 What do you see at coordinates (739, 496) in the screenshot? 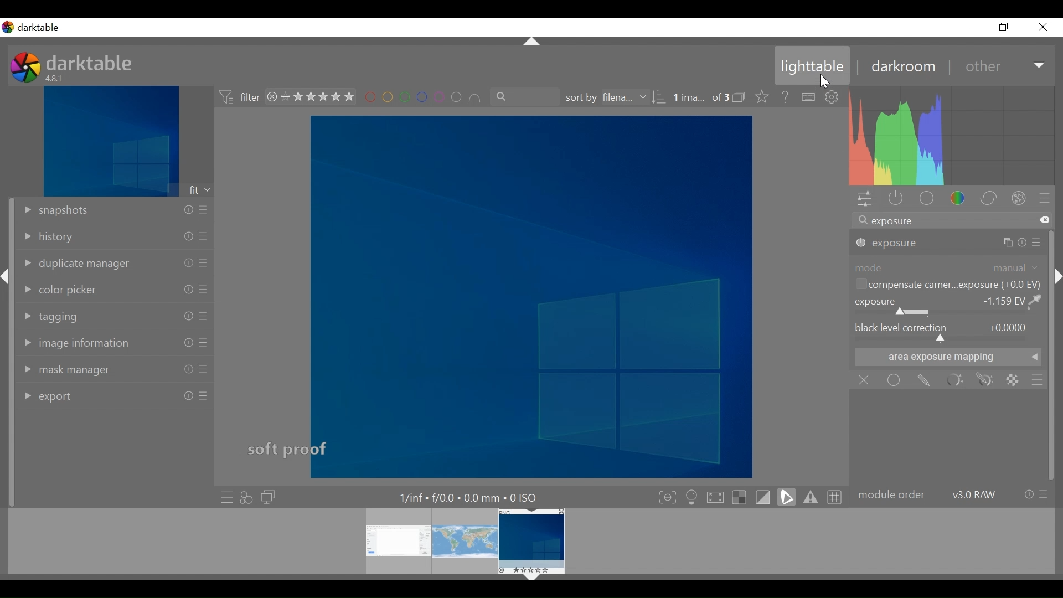
I see `toggle indication of raw overexposure` at bounding box center [739, 496].